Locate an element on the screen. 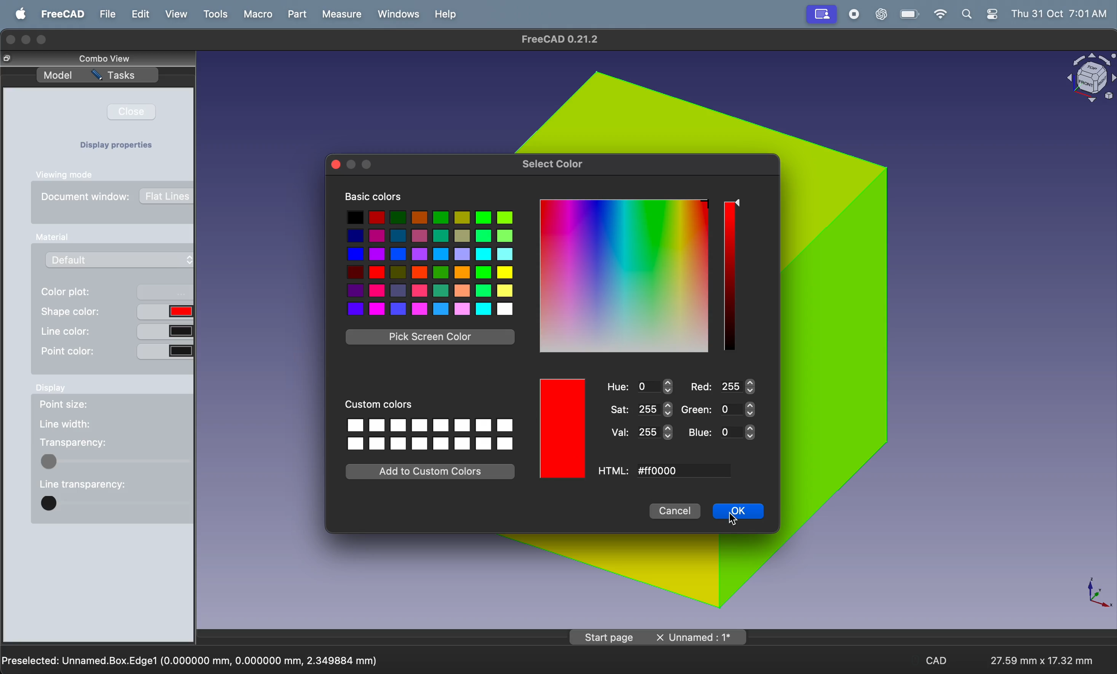 The width and height of the screenshot is (1117, 674). part is located at coordinates (299, 15).